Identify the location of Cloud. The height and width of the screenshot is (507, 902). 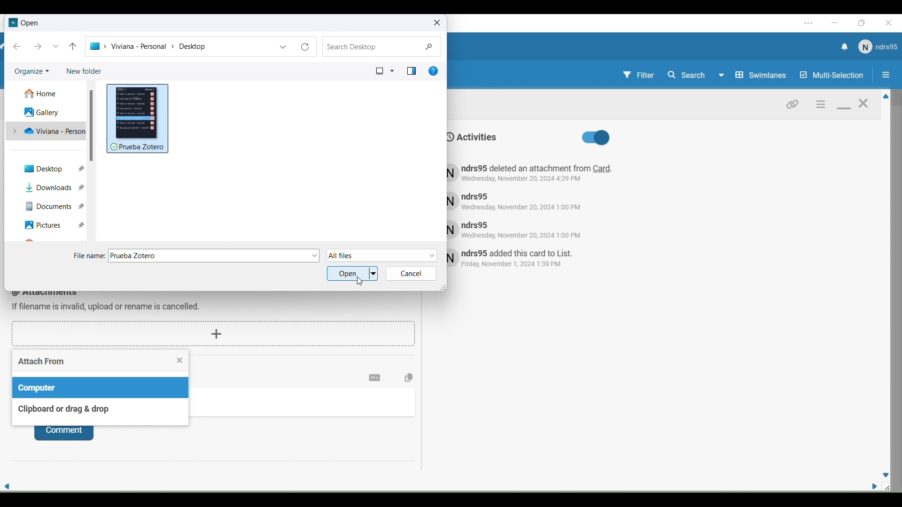
(48, 132).